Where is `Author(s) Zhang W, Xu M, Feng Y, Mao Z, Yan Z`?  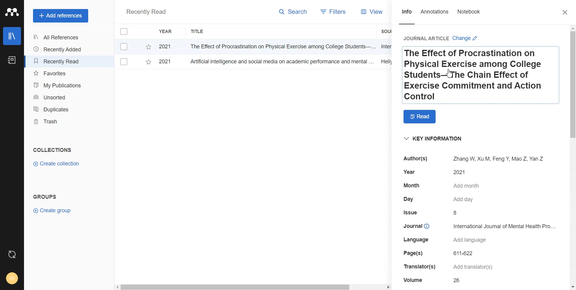
Author(s) Zhang W, Xu M, Feng Y, Mao Z, Yan Z is located at coordinates (476, 159).